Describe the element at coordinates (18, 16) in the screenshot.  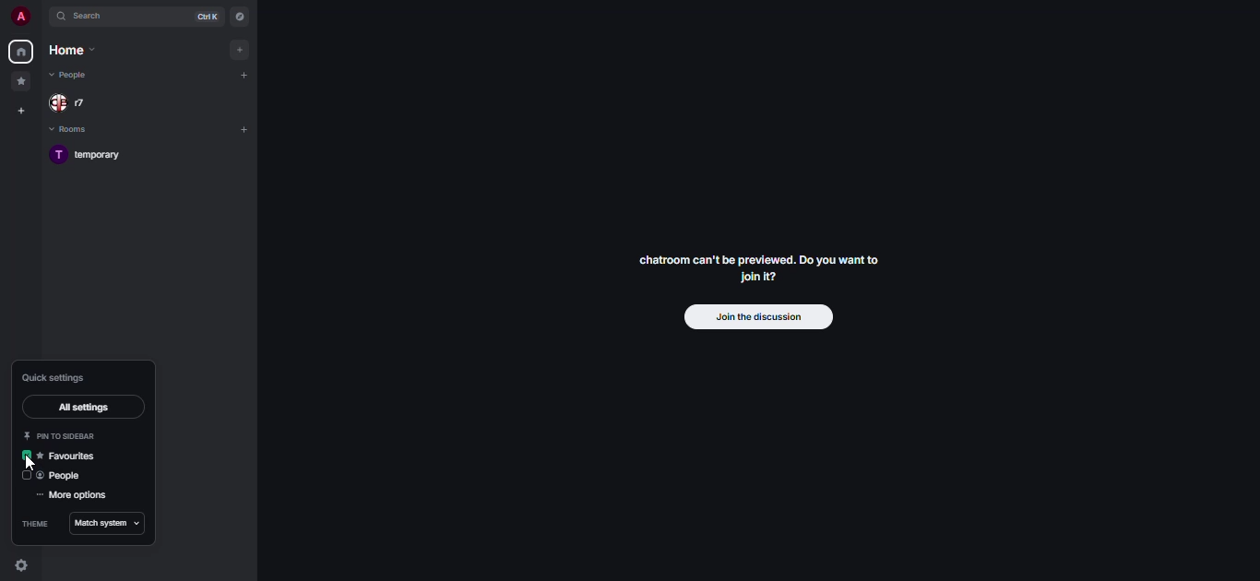
I see `profile` at that location.